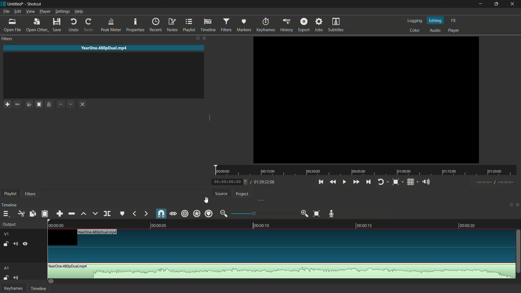 This screenshot has width=521, height=293. I want to click on a1, so click(7, 269).